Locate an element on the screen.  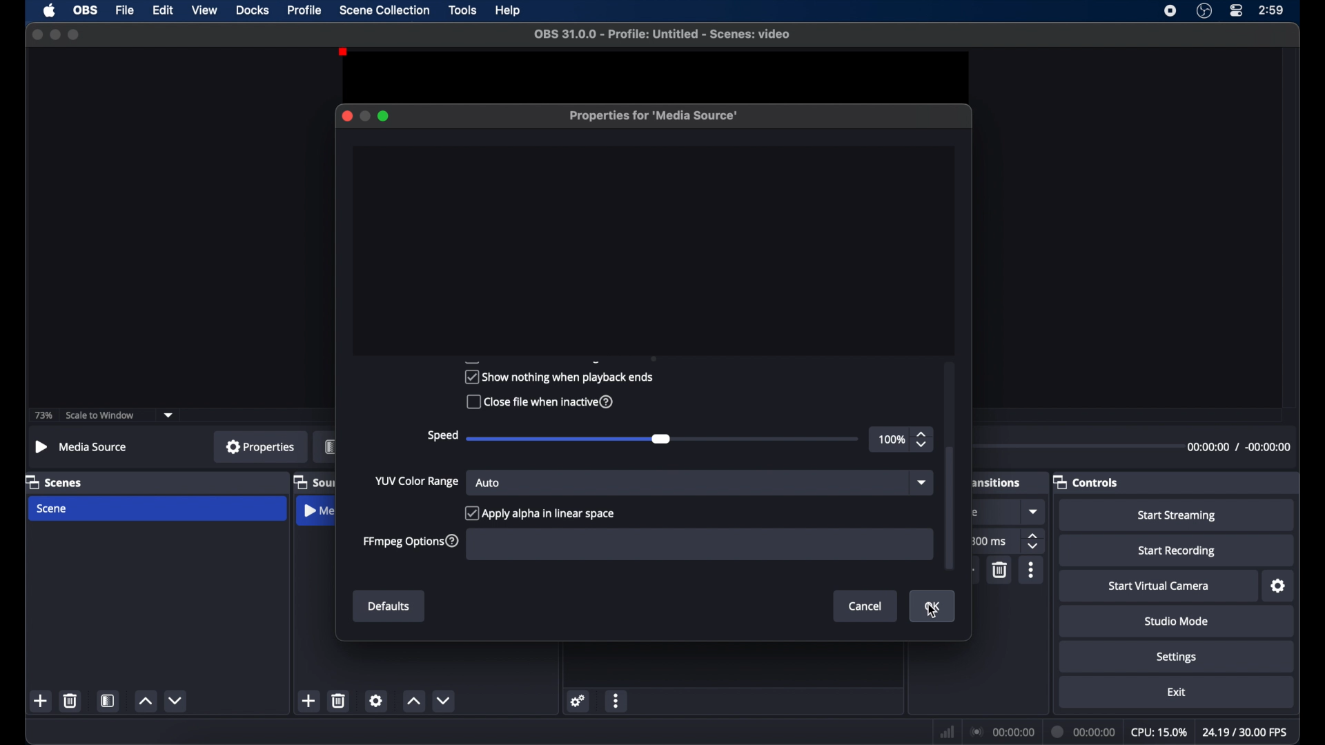
fps is located at coordinates (1246, 732).